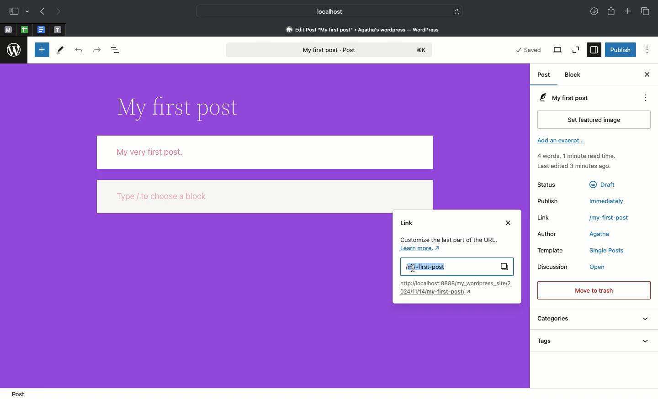  Describe the element at coordinates (577, 97) in the screenshot. I see `My first post` at that location.